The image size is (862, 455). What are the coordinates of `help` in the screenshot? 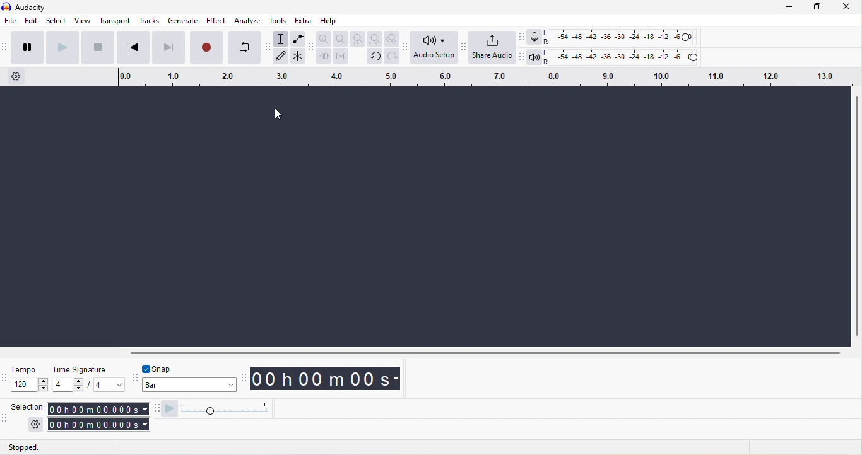 It's located at (329, 21).